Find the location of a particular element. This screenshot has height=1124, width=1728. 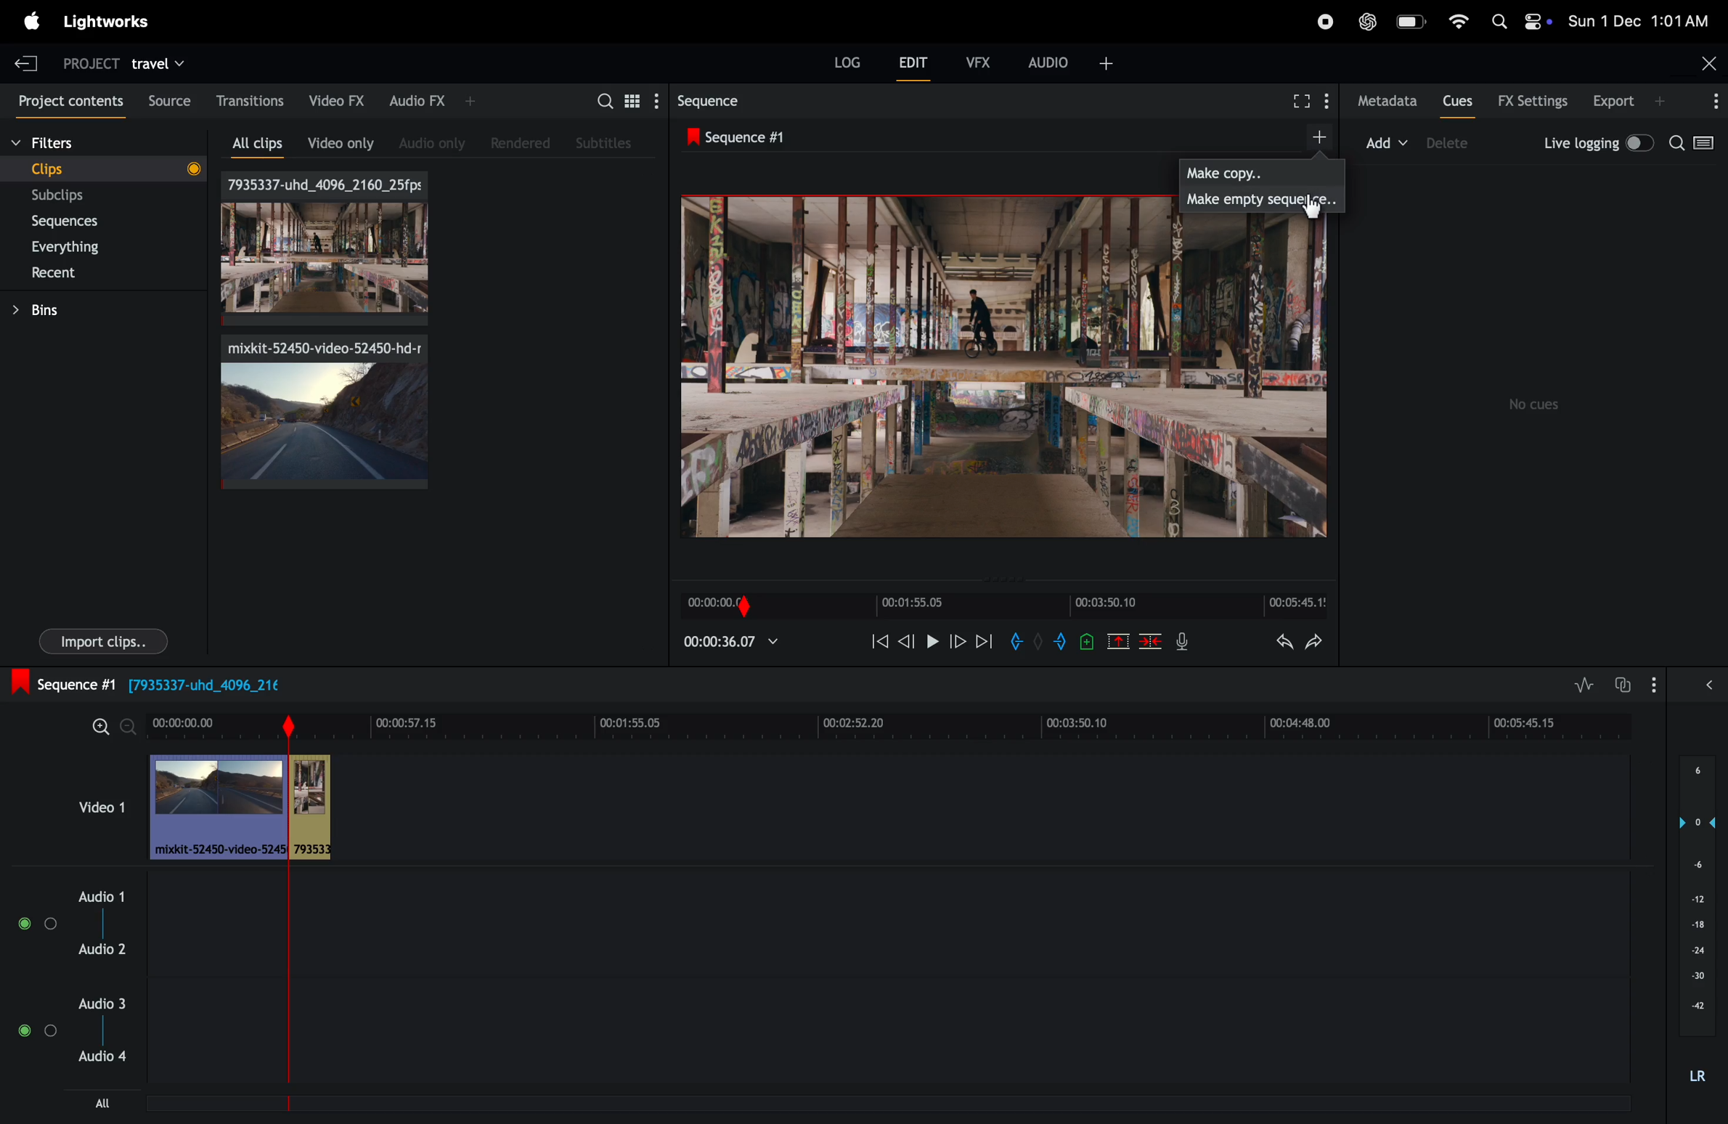

cursor is located at coordinates (1311, 208).